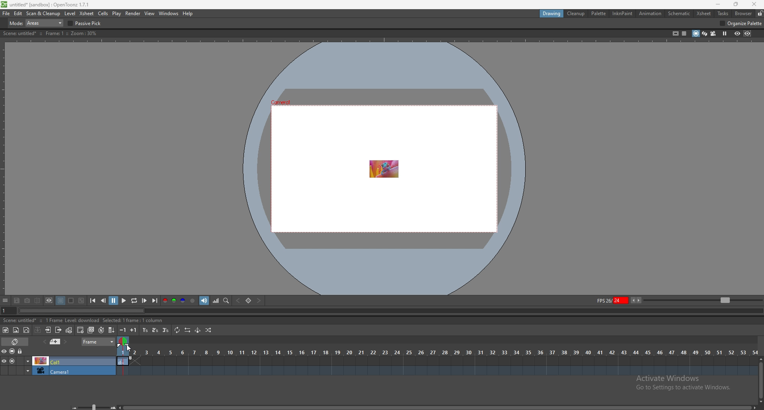 This screenshot has width=764, height=410. What do you see at coordinates (188, 330) in the screenshot?
I see `reverse` at bounding box center [188, 330].